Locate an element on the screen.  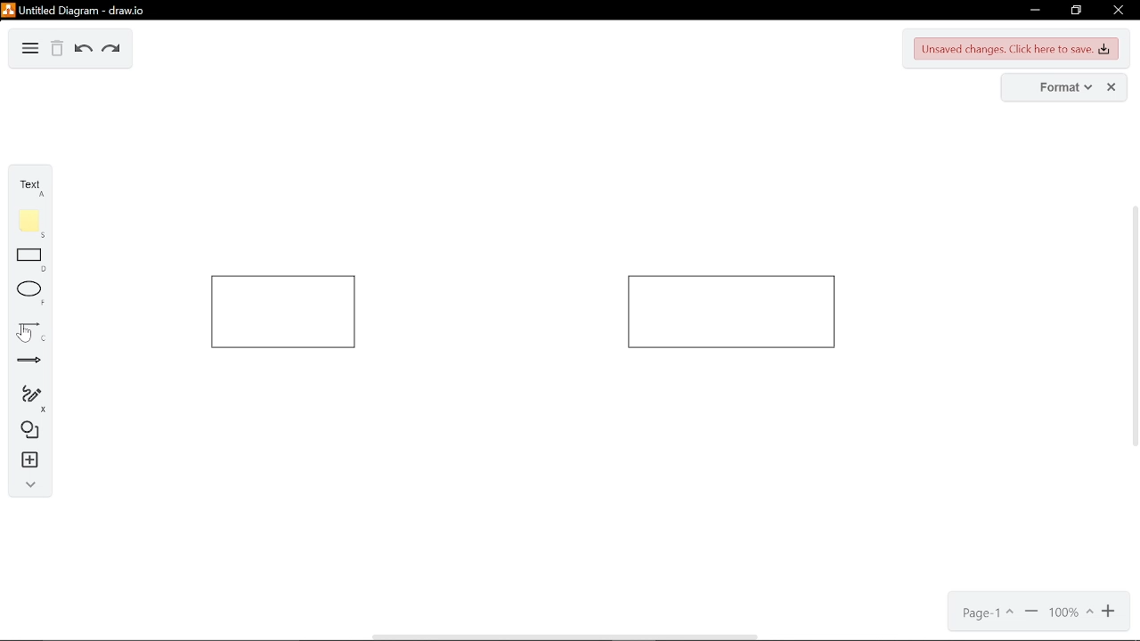
rectangle 1 is located at coordinates (283, 312).